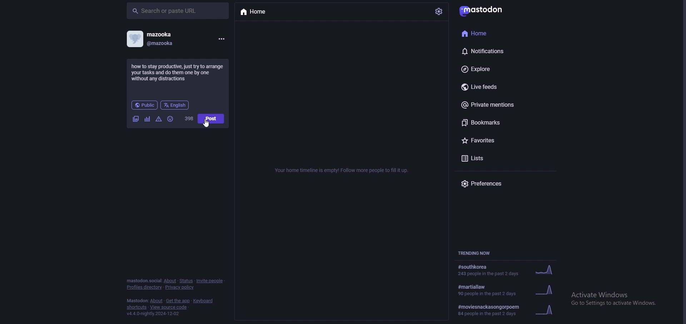  What do you see at coordinates (440, 11) in the screenshot?
I see `settings` at bounding box center [440, 11].